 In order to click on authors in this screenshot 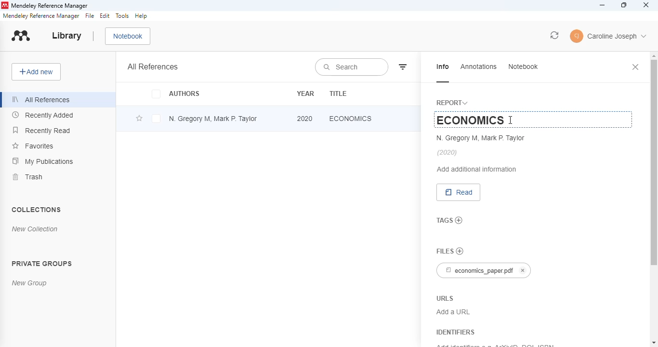, I will do `click(175, 93)`.